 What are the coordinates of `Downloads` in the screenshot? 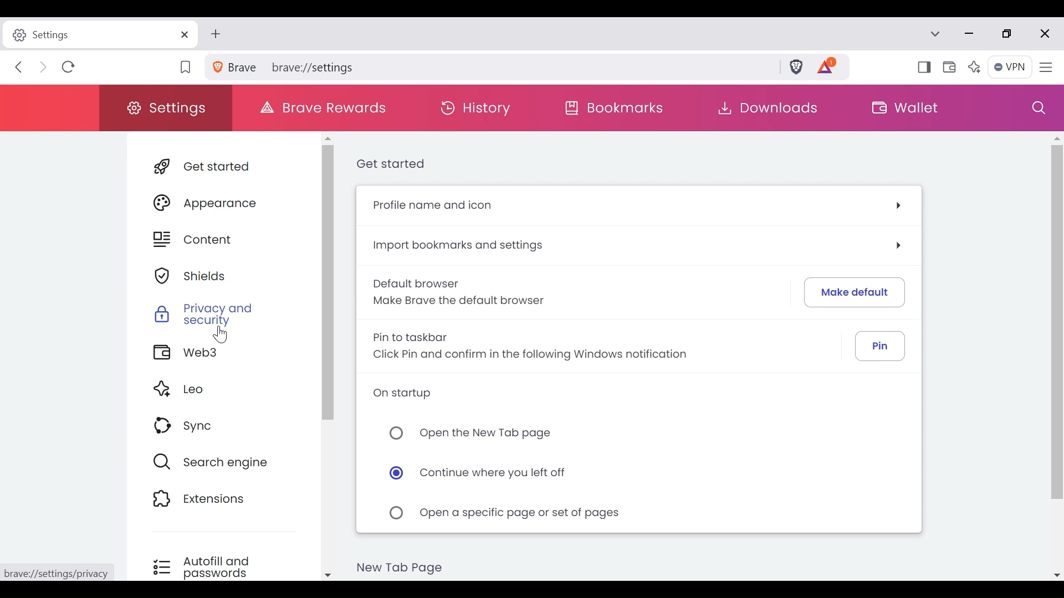 It's located at (765, 108).